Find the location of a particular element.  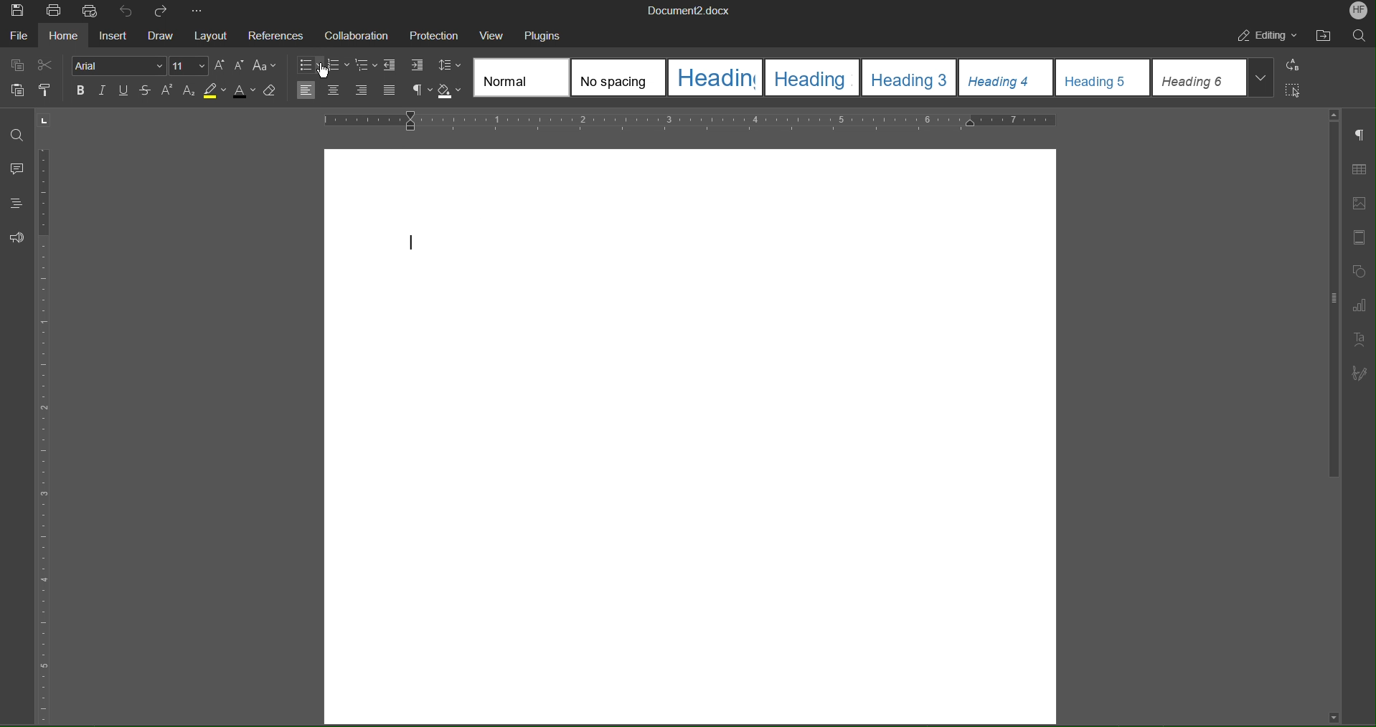

Open File Location is located at coordinates (1326, 33).